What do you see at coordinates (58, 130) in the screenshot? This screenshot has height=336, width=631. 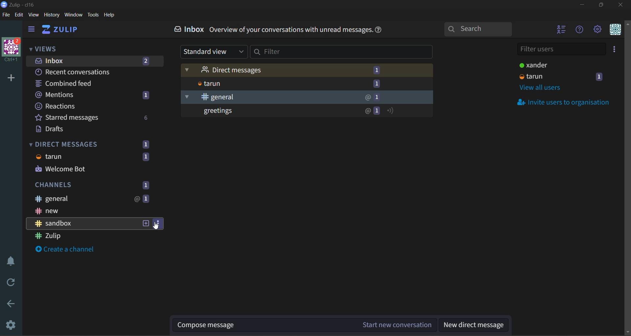 I see `drafts` at bounding box center [58, 130].